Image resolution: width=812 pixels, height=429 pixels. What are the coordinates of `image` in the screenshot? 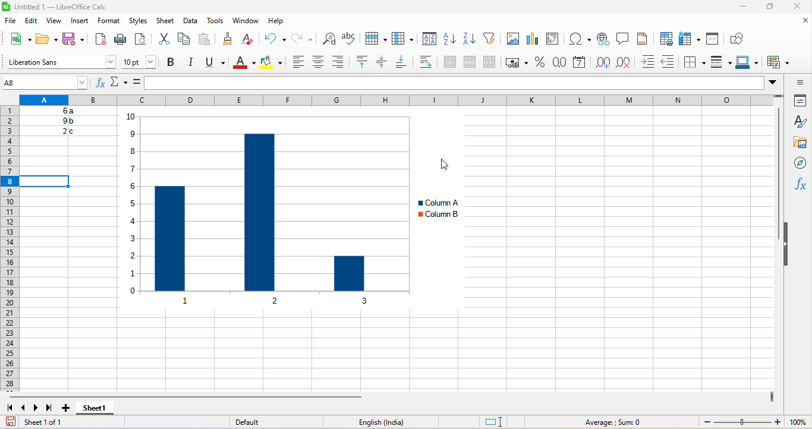 It's located at (511, 40).